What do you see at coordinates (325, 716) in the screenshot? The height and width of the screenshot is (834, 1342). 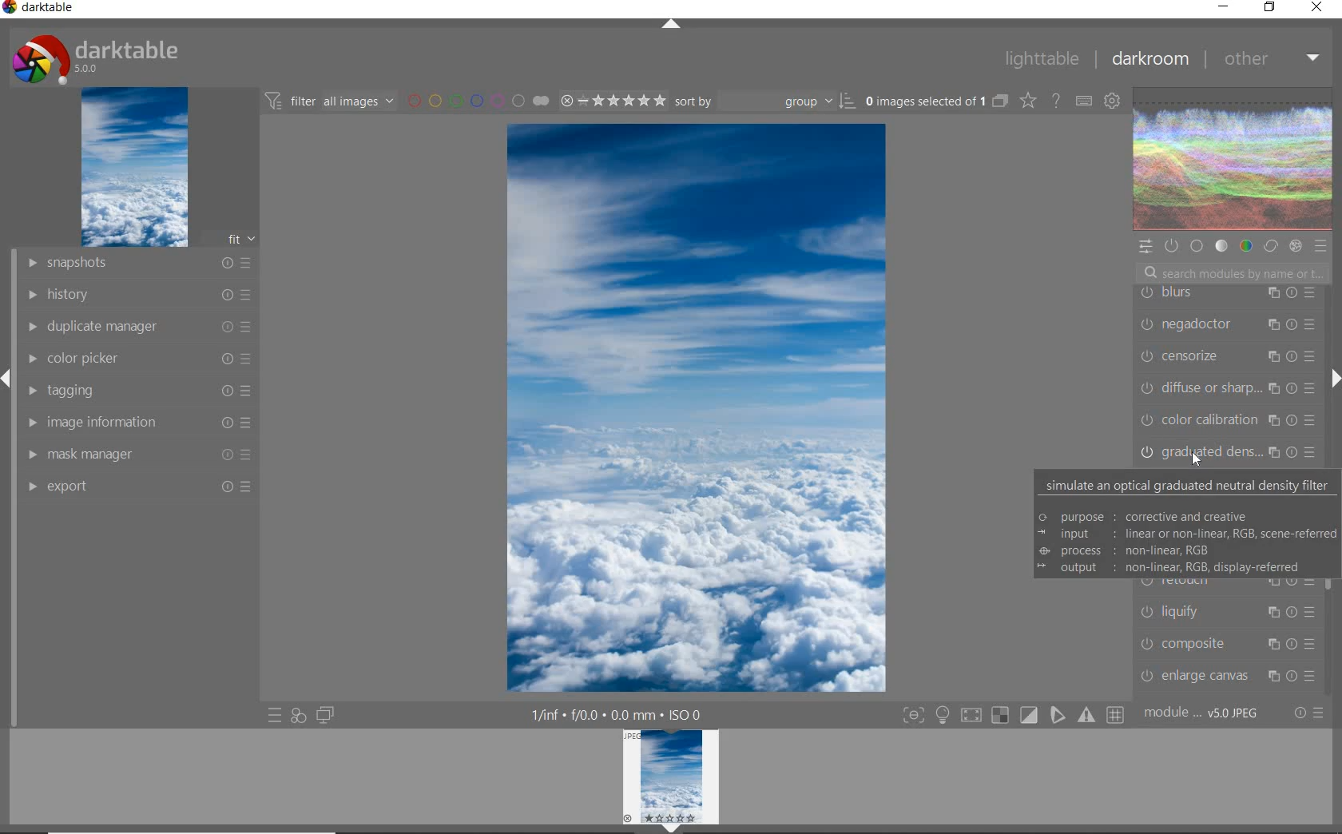 I see `DISPLAY A SECOND DARKROOM DISPLAY` at bounding box center [325, 716].